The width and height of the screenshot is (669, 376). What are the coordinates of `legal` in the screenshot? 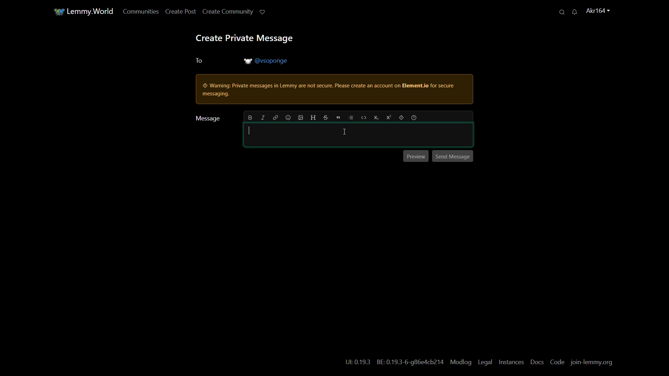 It's located at (484, 362).